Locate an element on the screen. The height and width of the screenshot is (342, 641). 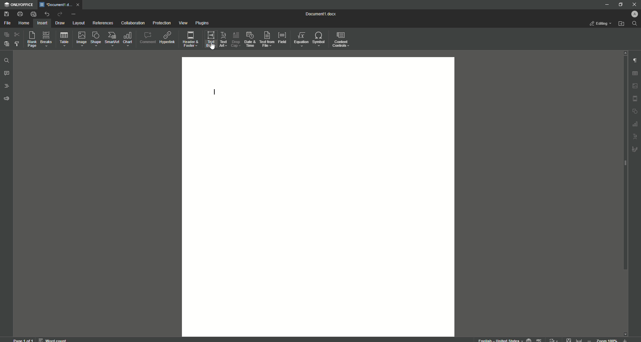
spell checking is located at coordinates (540, 340).